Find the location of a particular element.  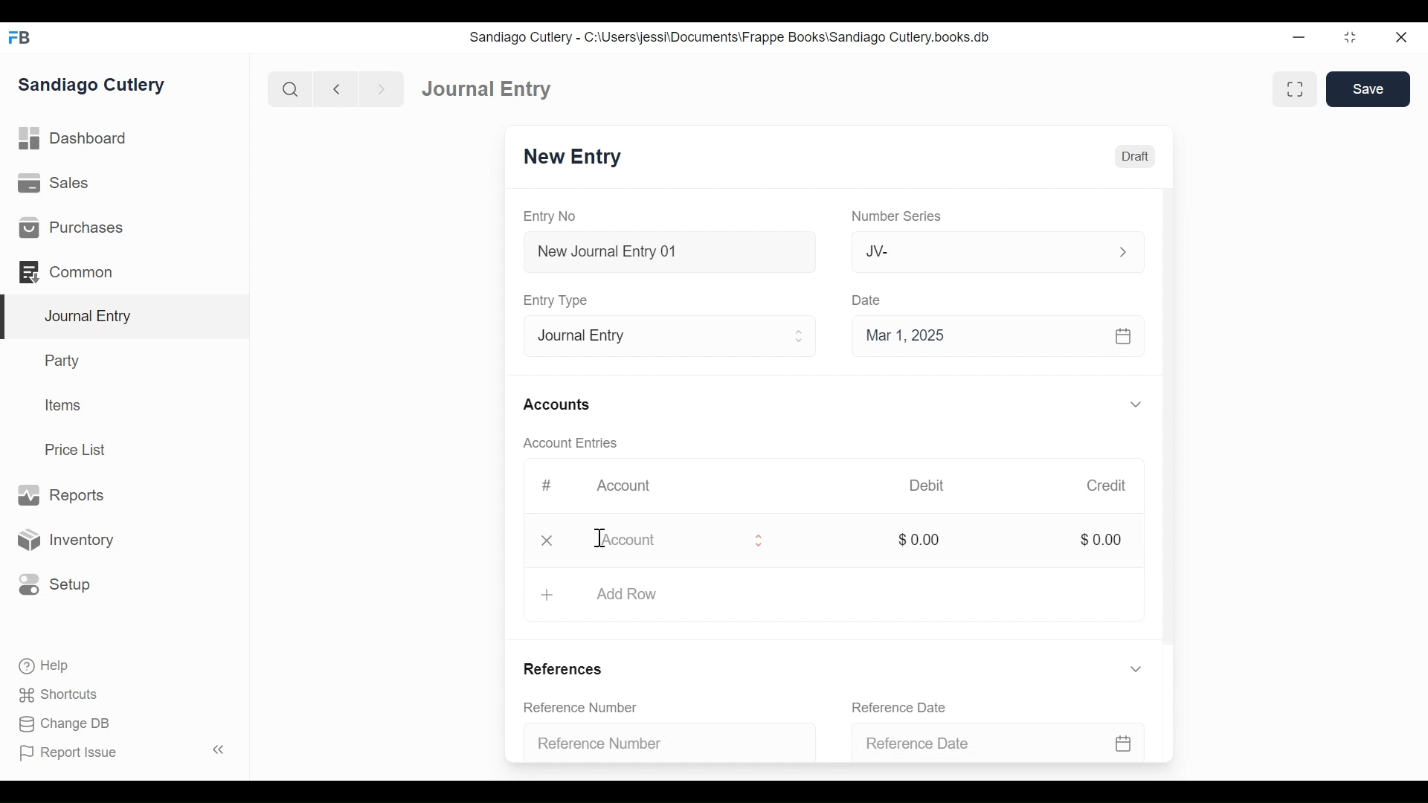

Entry Type is located at coordinates (555, 300).